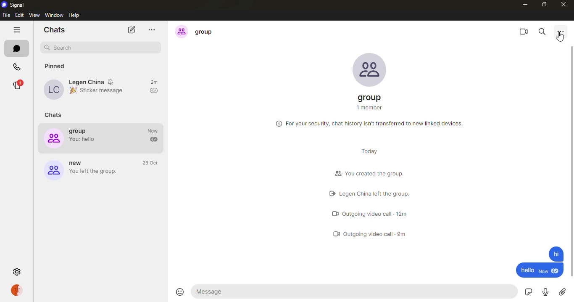  Describe the element at coordinates (103, 47) in the screenshot. I see `search` at that location.